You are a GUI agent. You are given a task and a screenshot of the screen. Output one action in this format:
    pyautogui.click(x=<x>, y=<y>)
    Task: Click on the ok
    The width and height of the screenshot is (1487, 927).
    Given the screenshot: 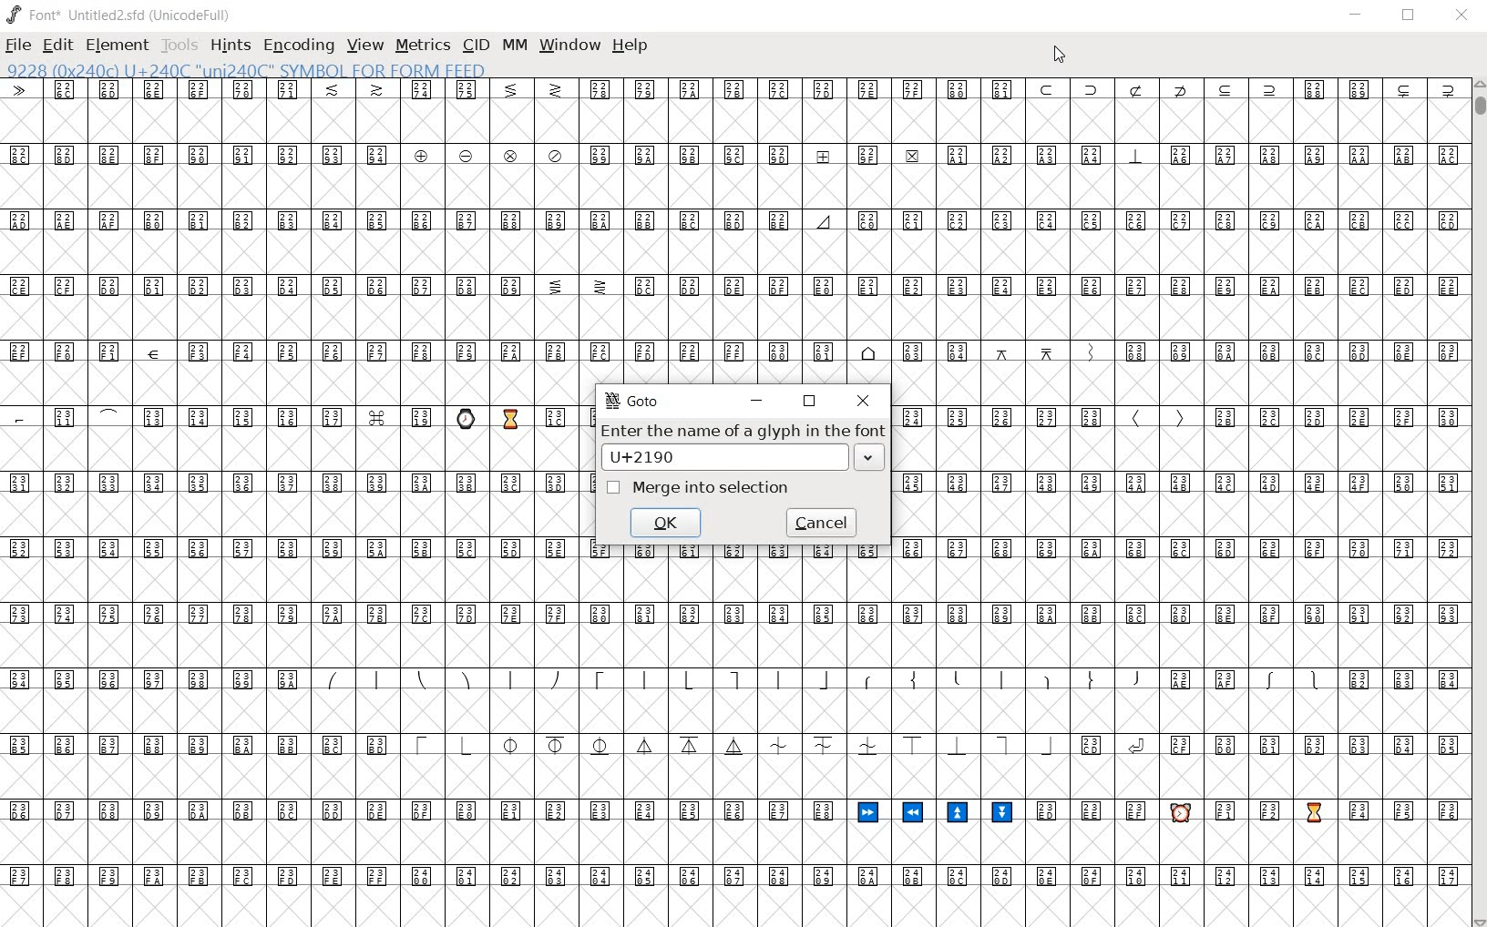 What is the action you would take?
    pyautogui.click(x=667, y=524)
    